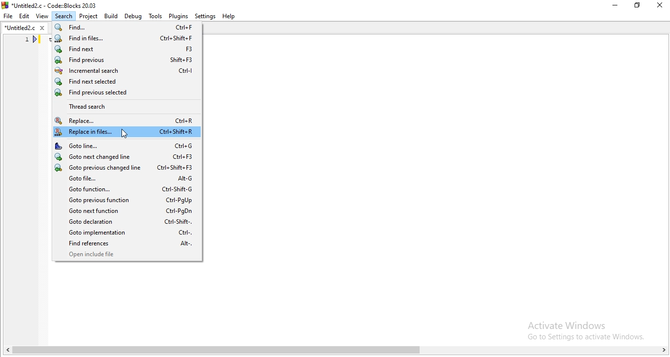 Image resolution: width=670 pixels, height=357 pixels. What do you see at coordinates (178, 17) in the screenshot?
I see `Plugins ` at bounding box center [178, 17].